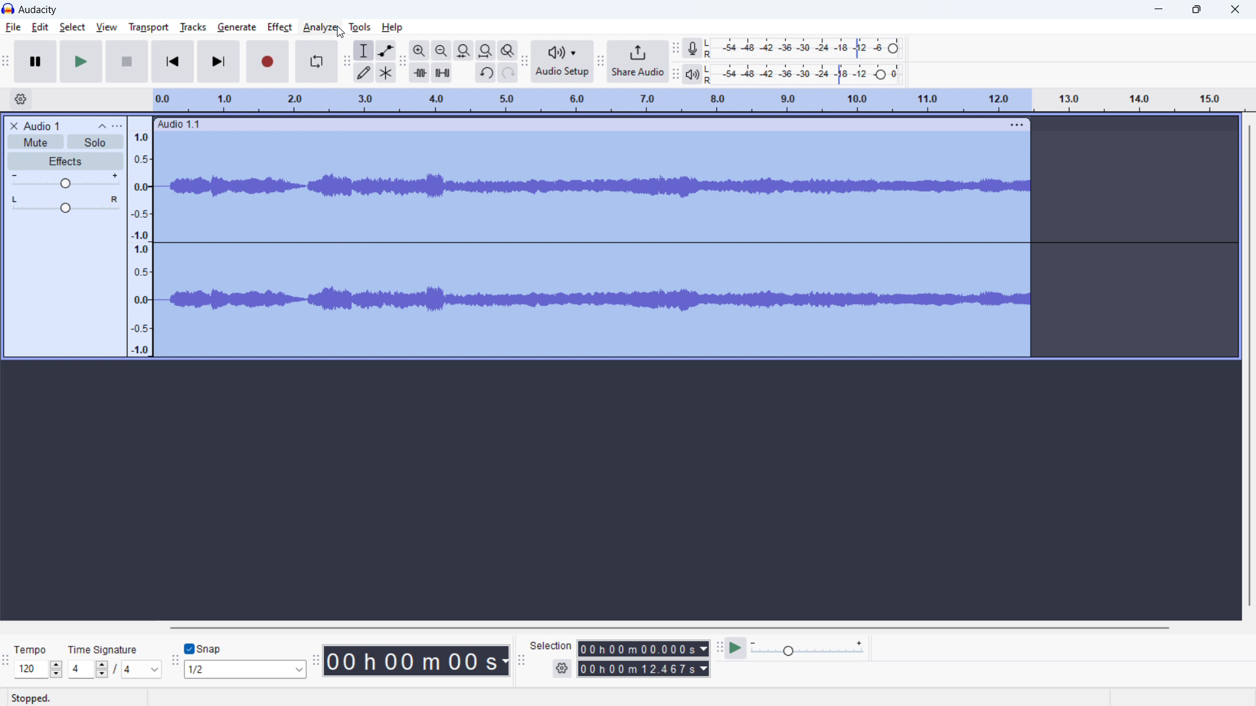  Describe the element at coordinates (268, 62) in the screenshot. I see `record` at that location.